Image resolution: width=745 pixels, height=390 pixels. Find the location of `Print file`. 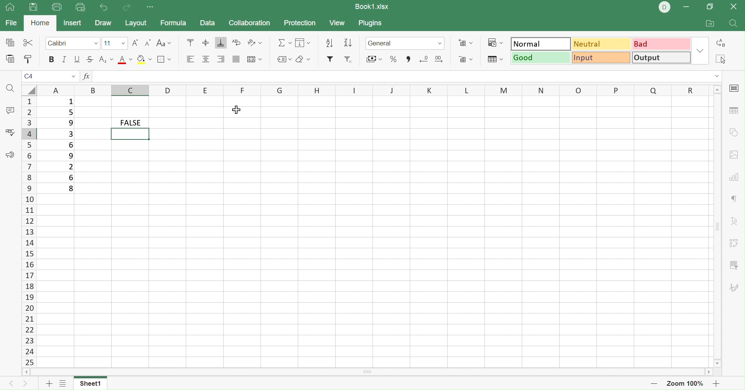

Print file is located at coordinates (58, 7).